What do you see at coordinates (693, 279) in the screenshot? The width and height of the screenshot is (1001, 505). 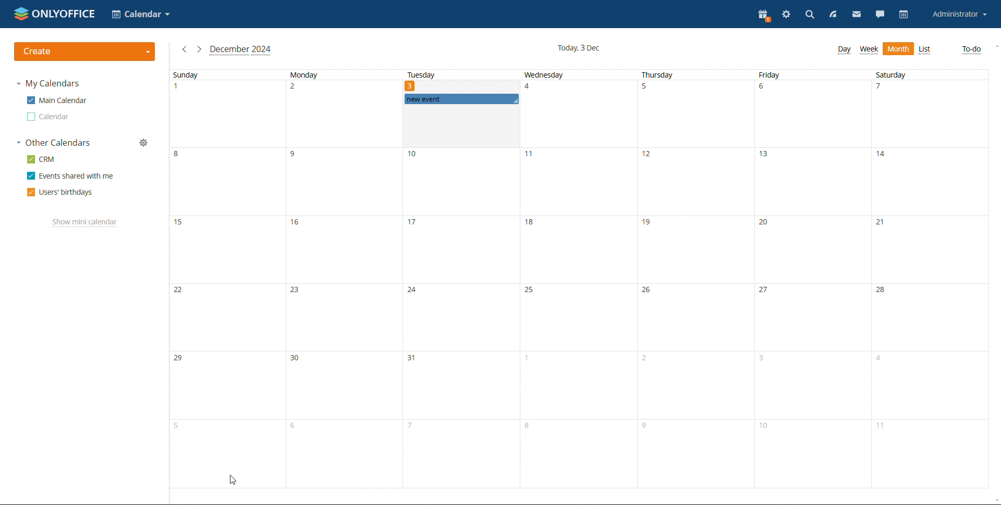 I see `thursday` at bounding box center [693, 279].